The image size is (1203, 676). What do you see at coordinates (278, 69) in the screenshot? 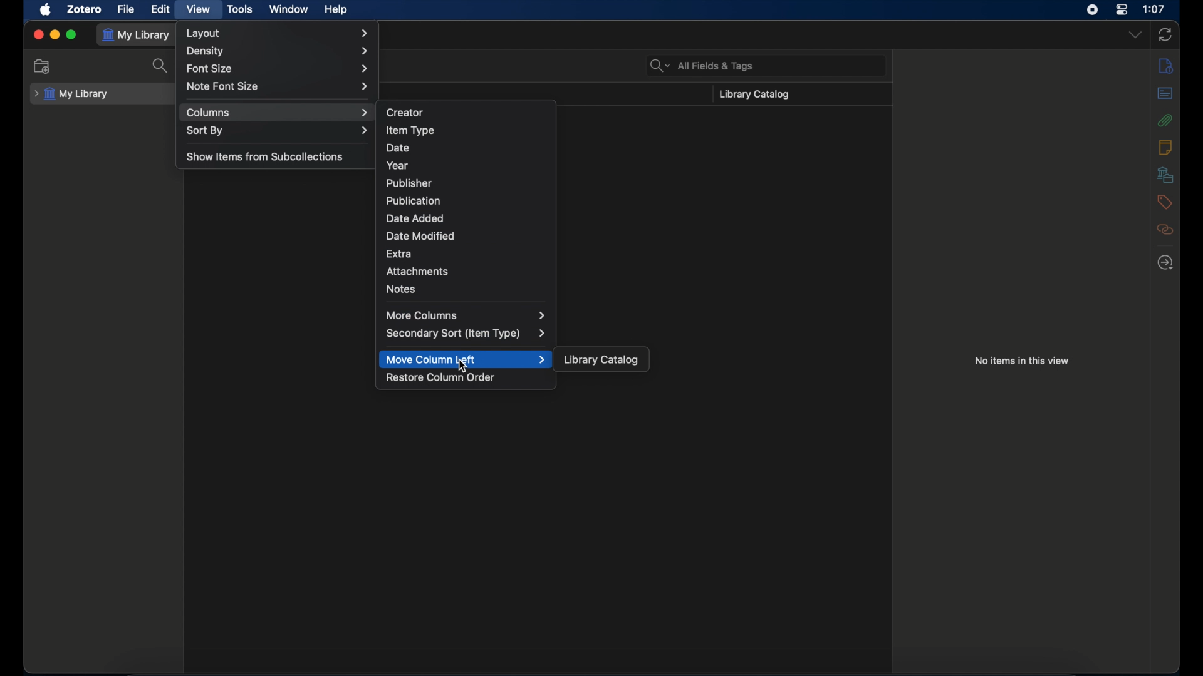
I see `font size` at bounding box center [278, 69].